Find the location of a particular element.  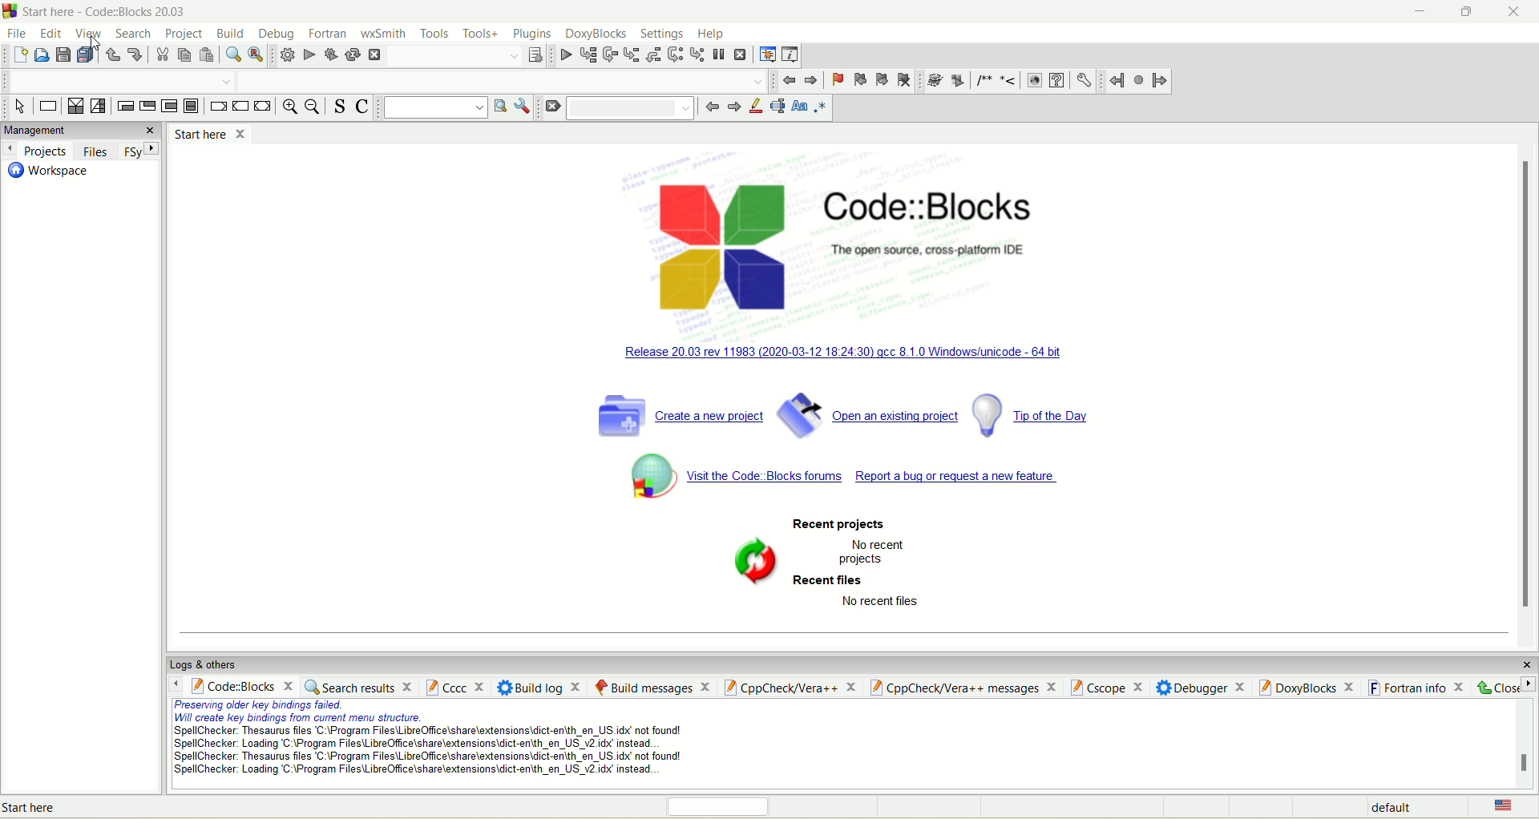

Code::Blocks
The open source, cross-platform IDE is located at coordinates (934, 226).